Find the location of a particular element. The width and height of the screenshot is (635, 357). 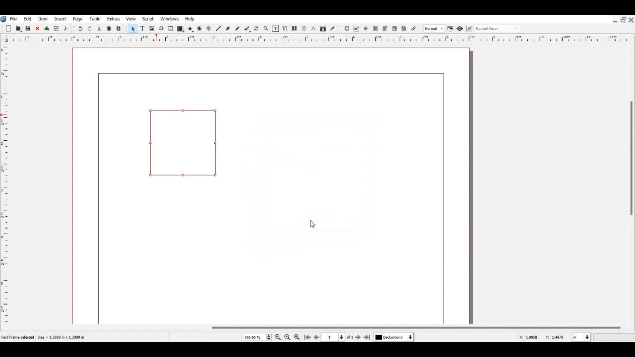

Edit Text is located at coordinates (285, 28).